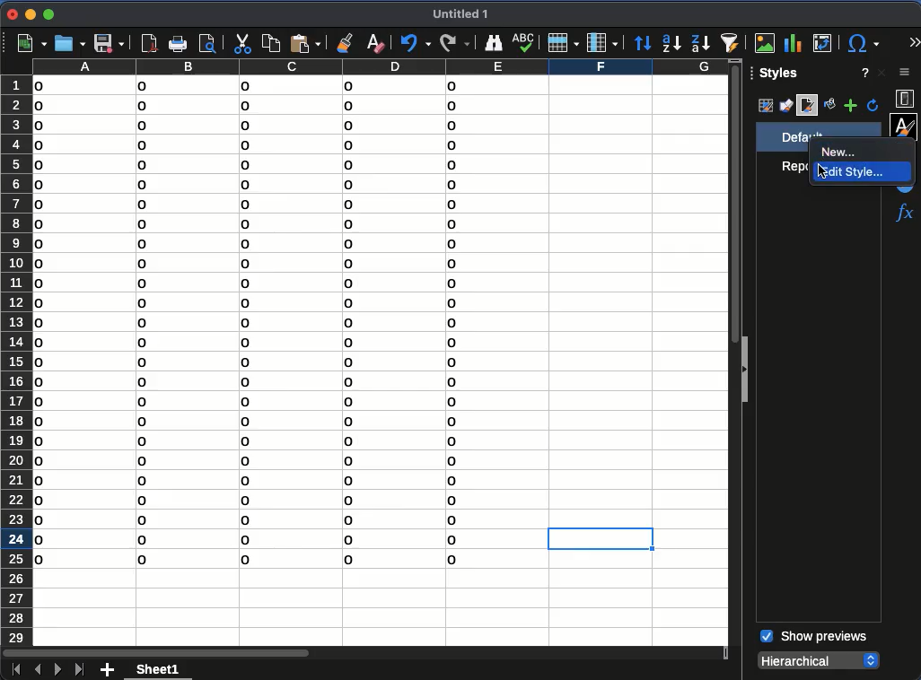 Image resolution: width=921 pixels, height=680 pixels. What do you see at coordinates (786, 105) in the screenshot?
I see `drawing styles` at bounding box center [786, 105].